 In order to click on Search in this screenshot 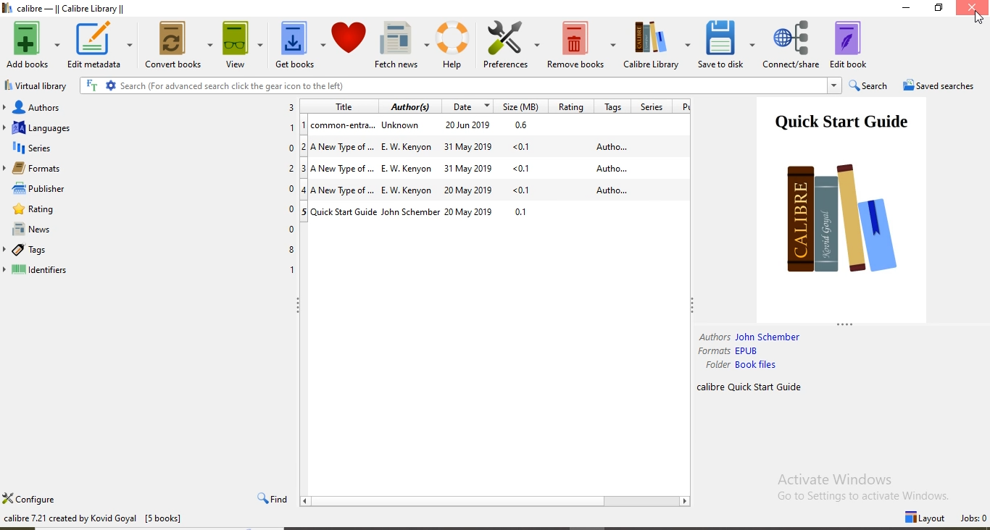, I will do `click(870, 87)`.